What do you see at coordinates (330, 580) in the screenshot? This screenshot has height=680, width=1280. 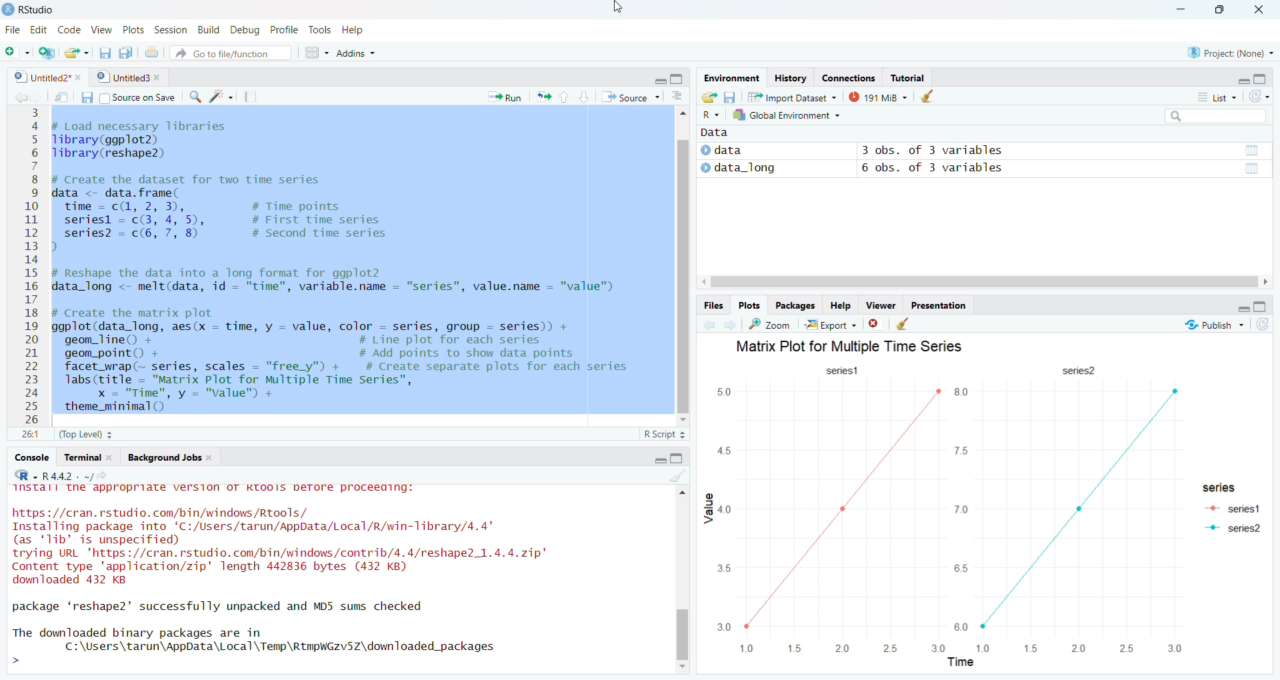 I see `>

> # Reshape the data into a long format for ggplot2

> data_long <- melt(data, id = "time", variable.name = "series", value.name = "value")
>

> # Create the matrix plot

> ggplot(data_long, aes(x = time, y = value, color = series, group = series)) +

+ geom_line(Q) + # Line plot for each series

+ geom_point() + # Add points to show data points

+ facet_wrap(~ series, scales = "free_y") +  # Create separate plots for each series
+ labs(title = "Matrix Plot for Multiple Time Series",

+ x = "Time", y = "value" +

+  theme_minimal()

>|` at bounding box center [330, 580].